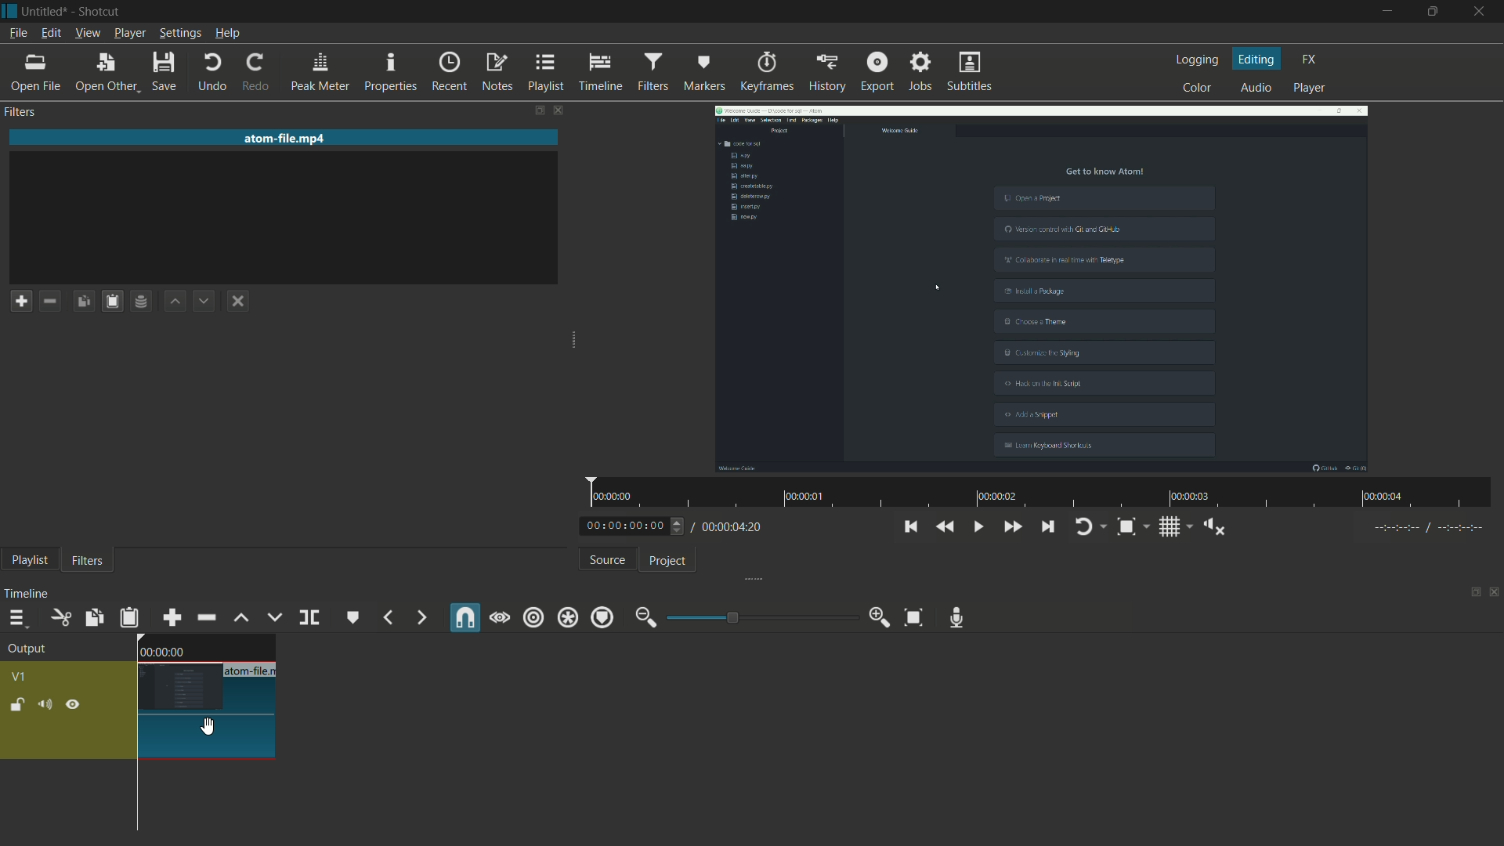  Describe the element at coordinates (1044, 493) in the screenshot. I see `time` at that location.